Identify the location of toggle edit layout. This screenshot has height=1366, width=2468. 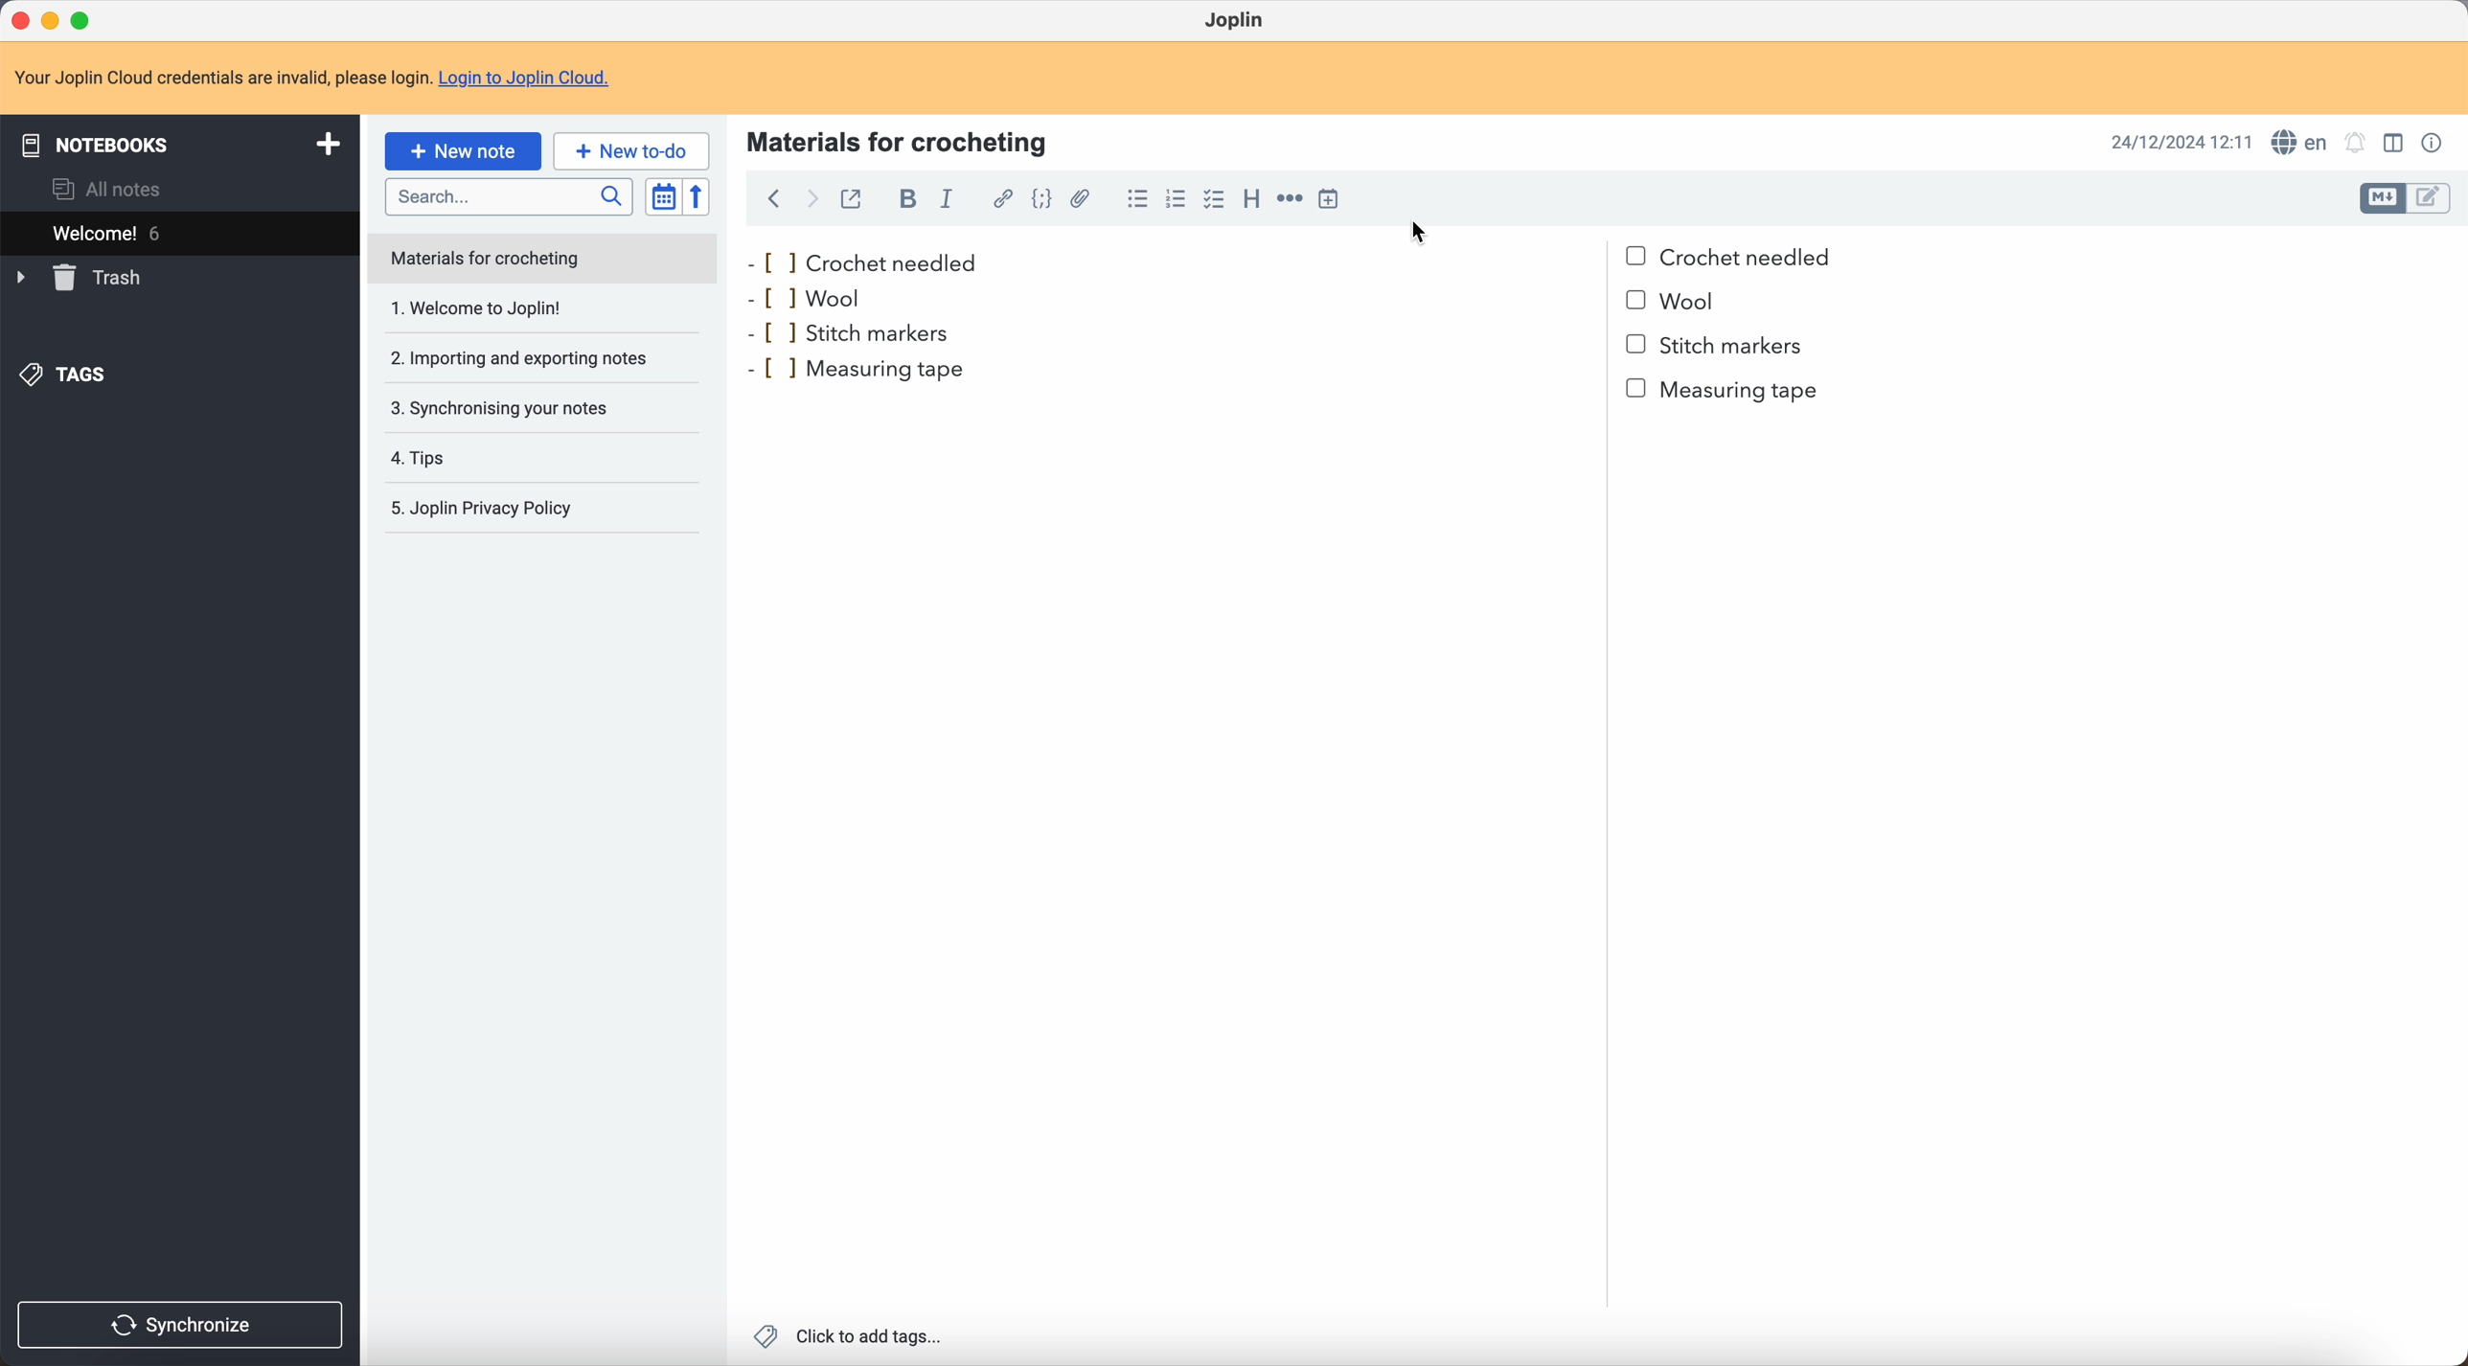
(2382, 199).